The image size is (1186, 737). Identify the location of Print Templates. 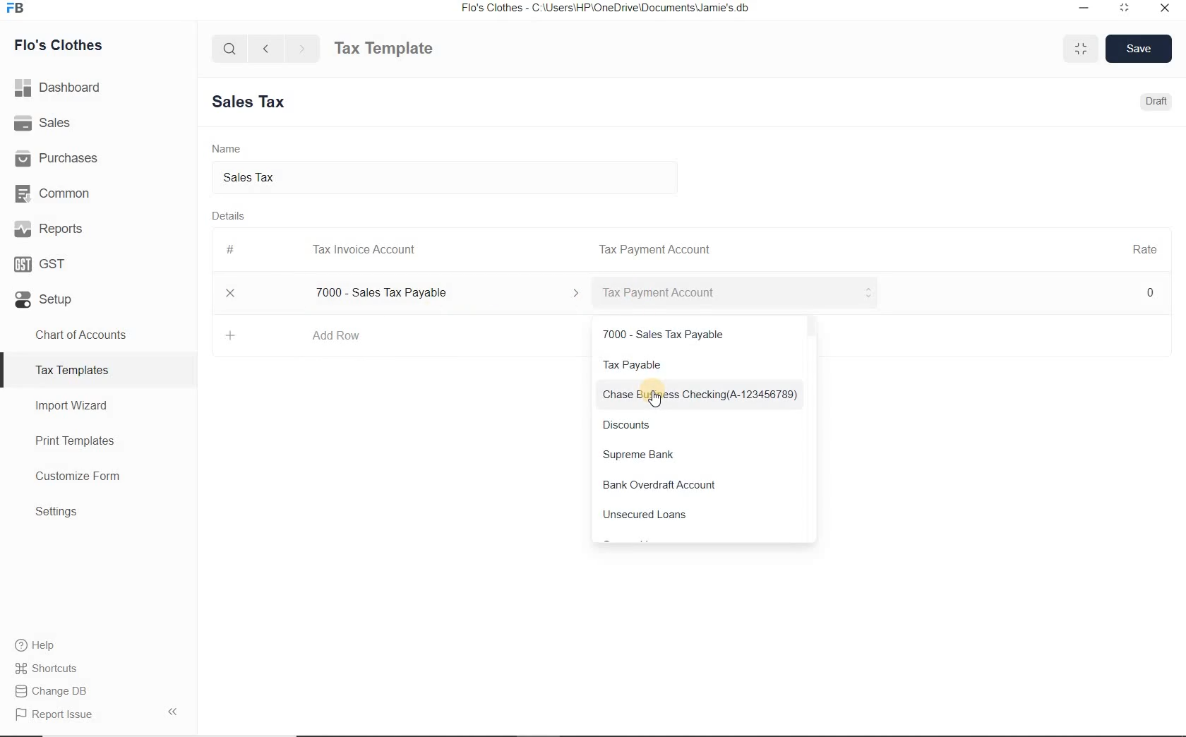
(99, 441).